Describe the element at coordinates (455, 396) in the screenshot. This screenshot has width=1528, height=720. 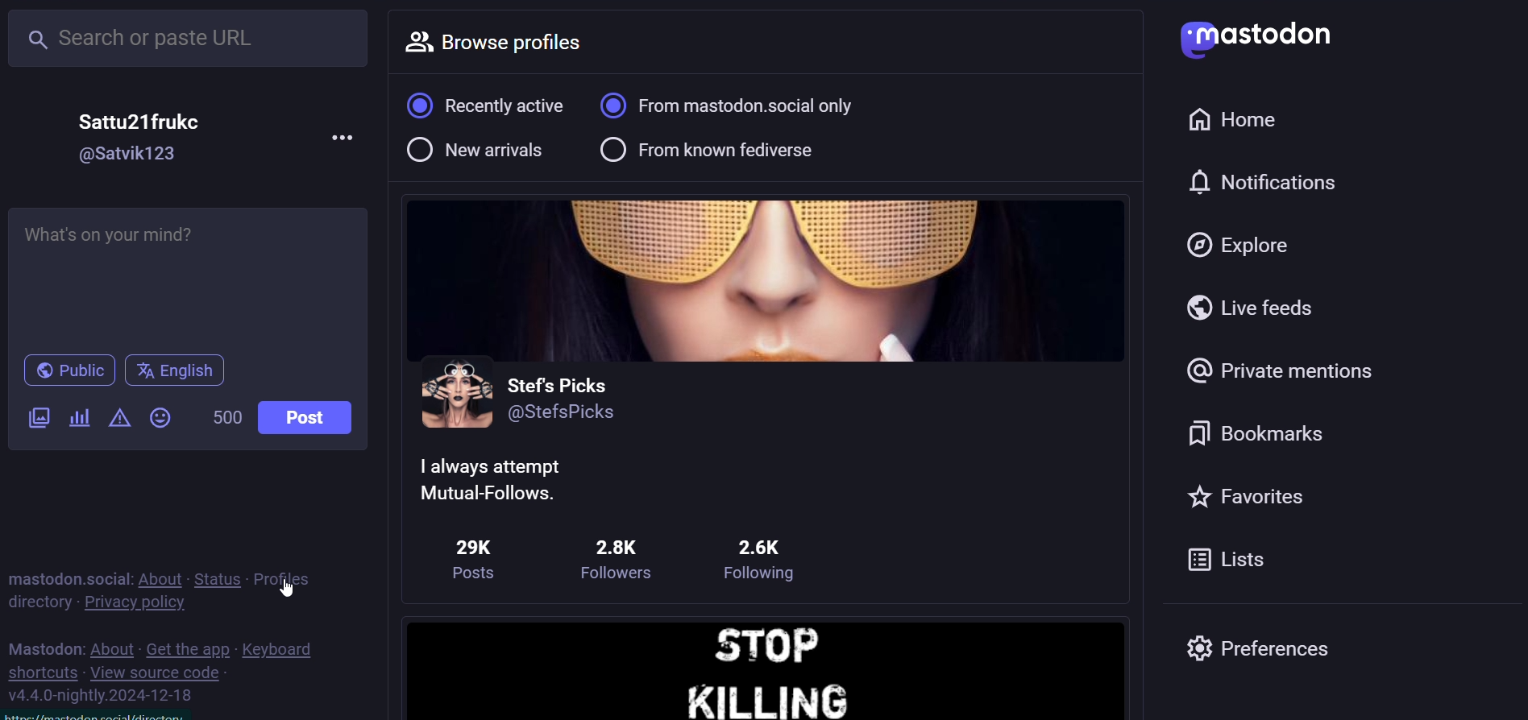
I see `profile picture` at that location.